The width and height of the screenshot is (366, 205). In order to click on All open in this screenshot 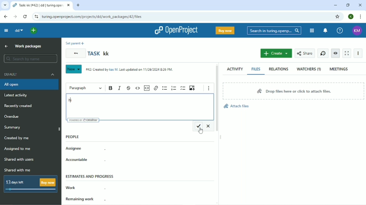, I will do `click(30, 84)`.